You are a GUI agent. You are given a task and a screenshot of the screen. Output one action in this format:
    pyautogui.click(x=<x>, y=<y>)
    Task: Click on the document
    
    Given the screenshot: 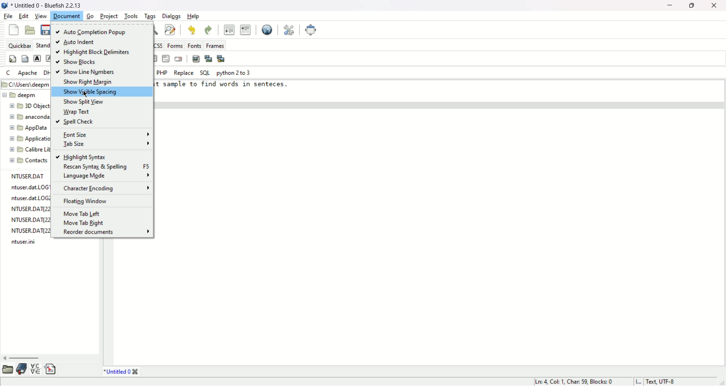 What is the action you would take?
    pyautogui.click(x=67, y=16)
    